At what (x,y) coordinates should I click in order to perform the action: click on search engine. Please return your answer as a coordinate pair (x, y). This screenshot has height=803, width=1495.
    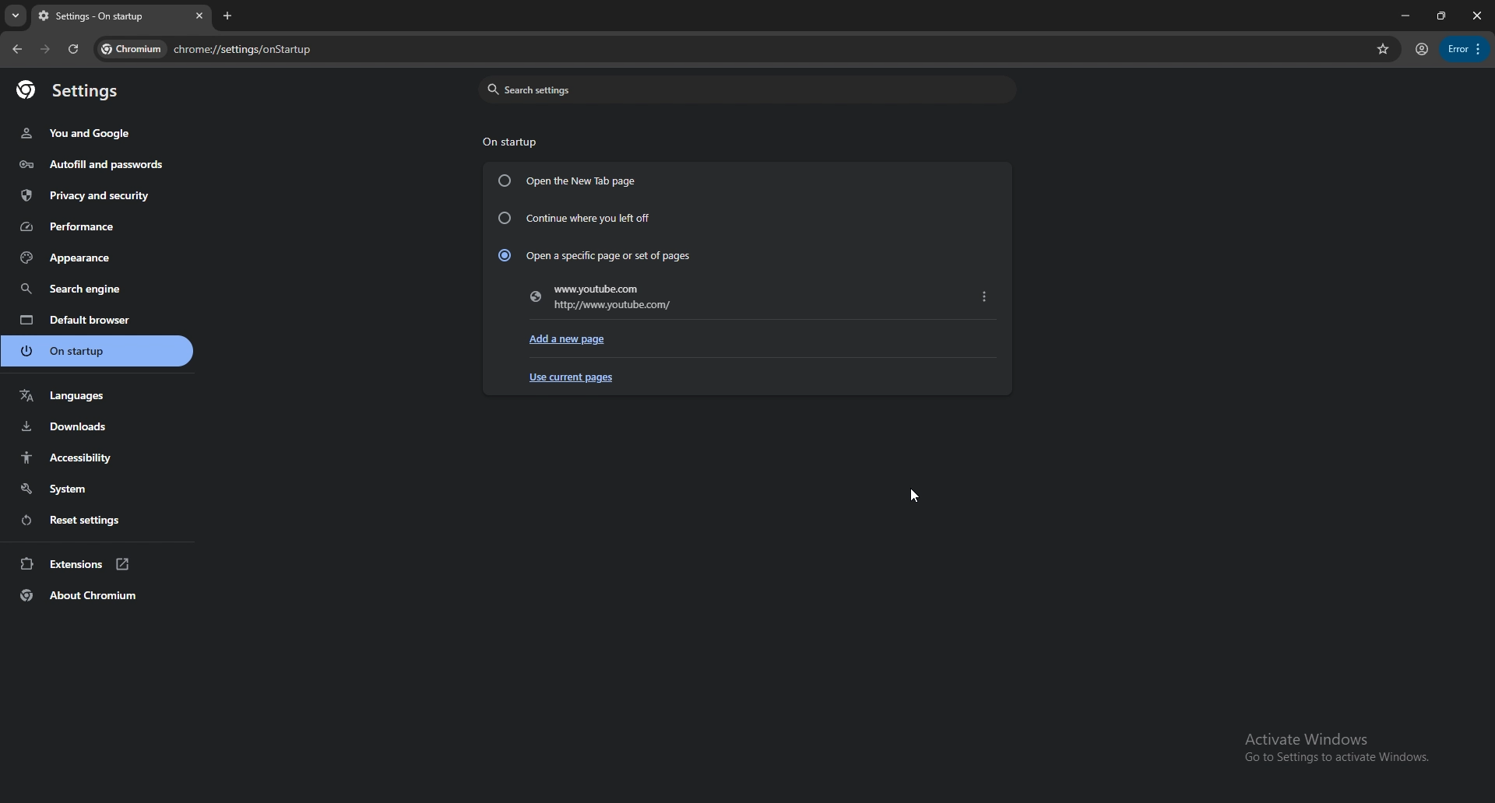
    Looking at the image, I should click on (97, 288).